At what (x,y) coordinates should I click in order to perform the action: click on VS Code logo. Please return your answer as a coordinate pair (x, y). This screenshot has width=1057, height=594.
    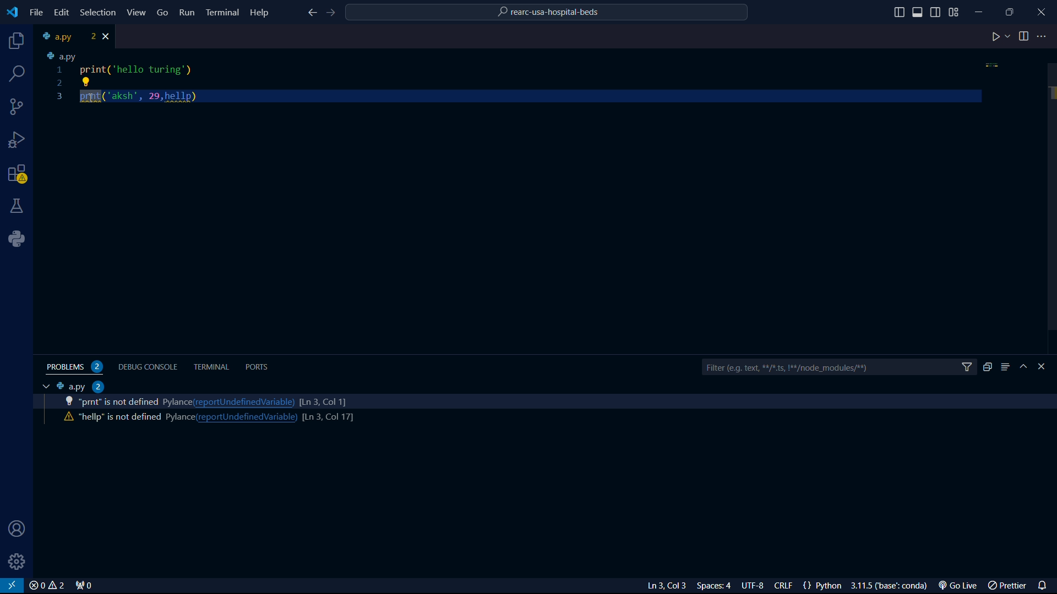
    Looking at the image, I should click on (11, 11).